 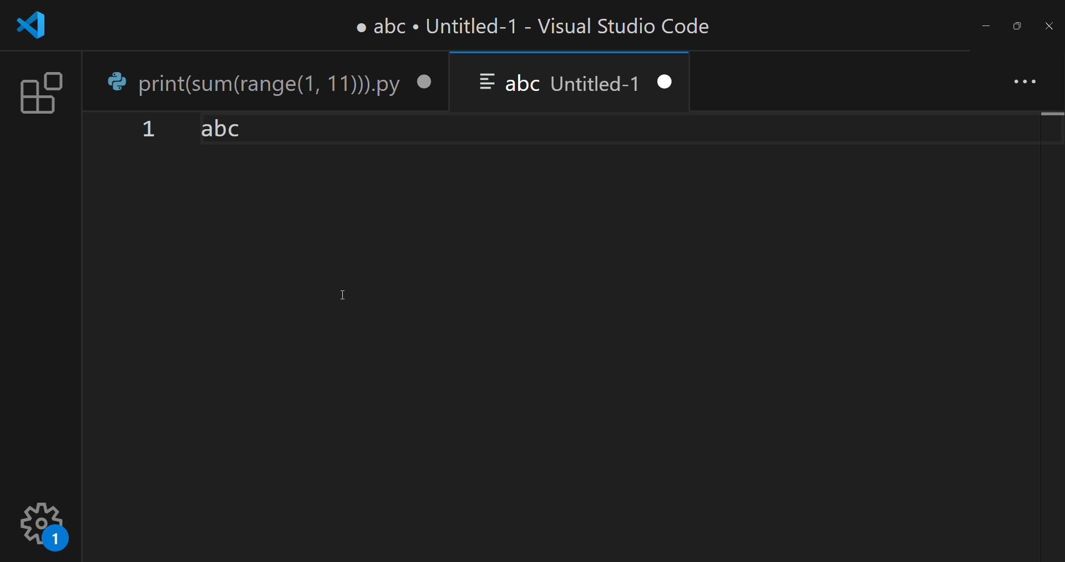 I want to click on close tab, so click(x=424, y=78).